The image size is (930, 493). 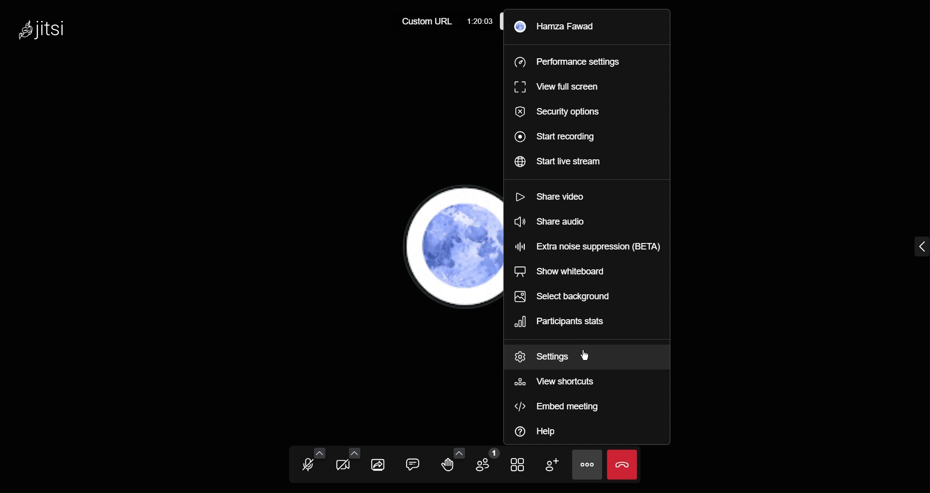 I want to click on Close Call, so click(x=622, y=465).